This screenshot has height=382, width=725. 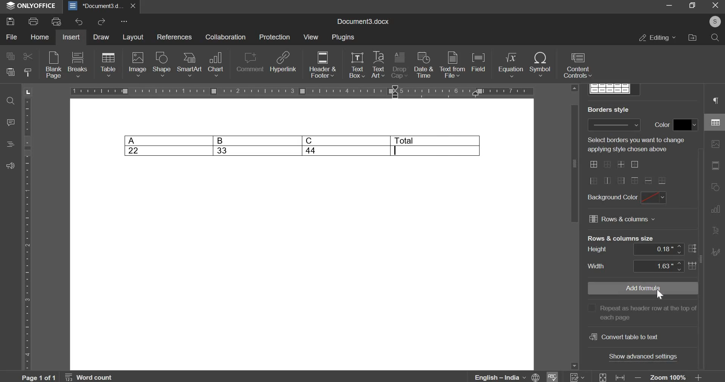 I want to click on image, so click(x=137, y=64).